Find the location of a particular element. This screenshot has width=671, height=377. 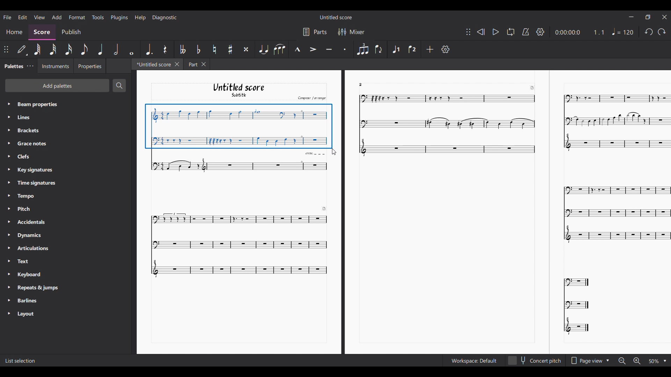

Drop down is located at coordinates (665, 361).